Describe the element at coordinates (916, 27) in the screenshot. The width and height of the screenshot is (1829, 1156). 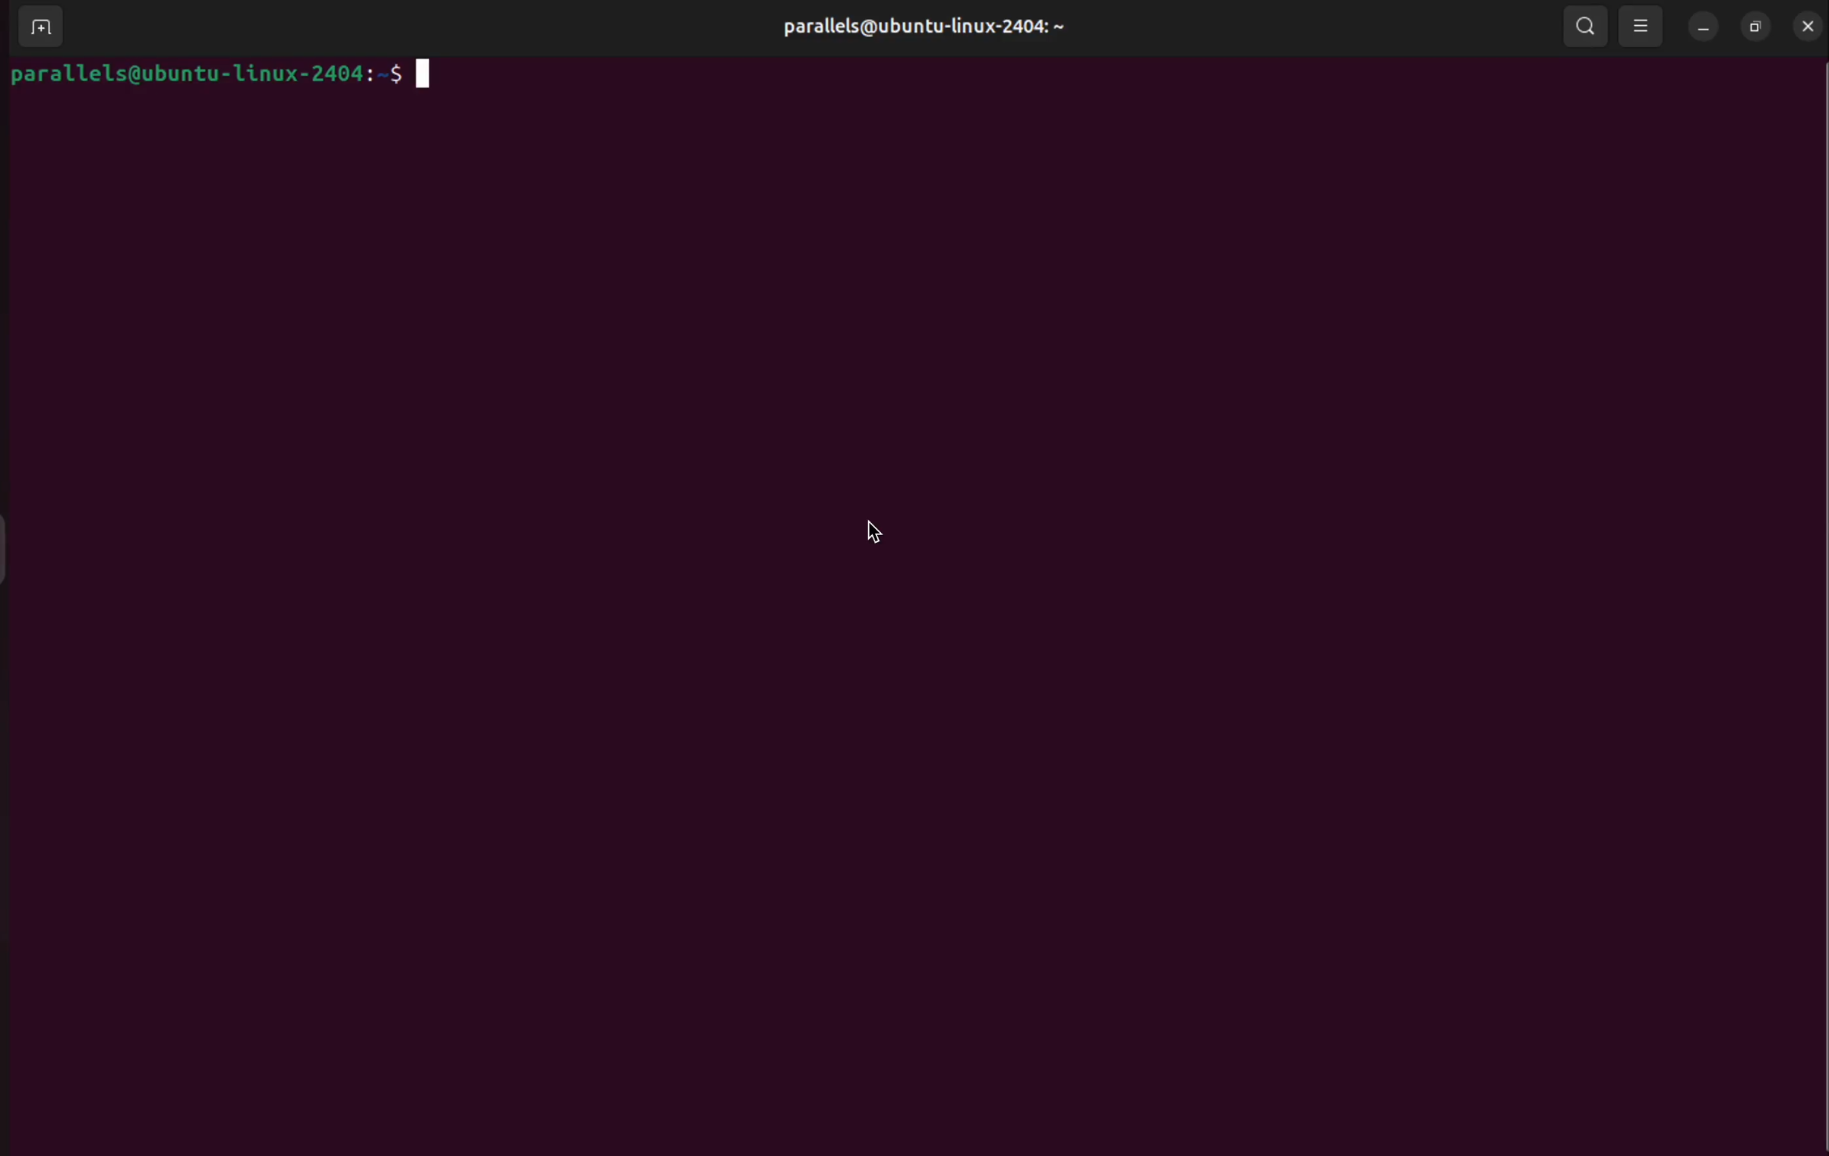
I see `parallels username` at that location.